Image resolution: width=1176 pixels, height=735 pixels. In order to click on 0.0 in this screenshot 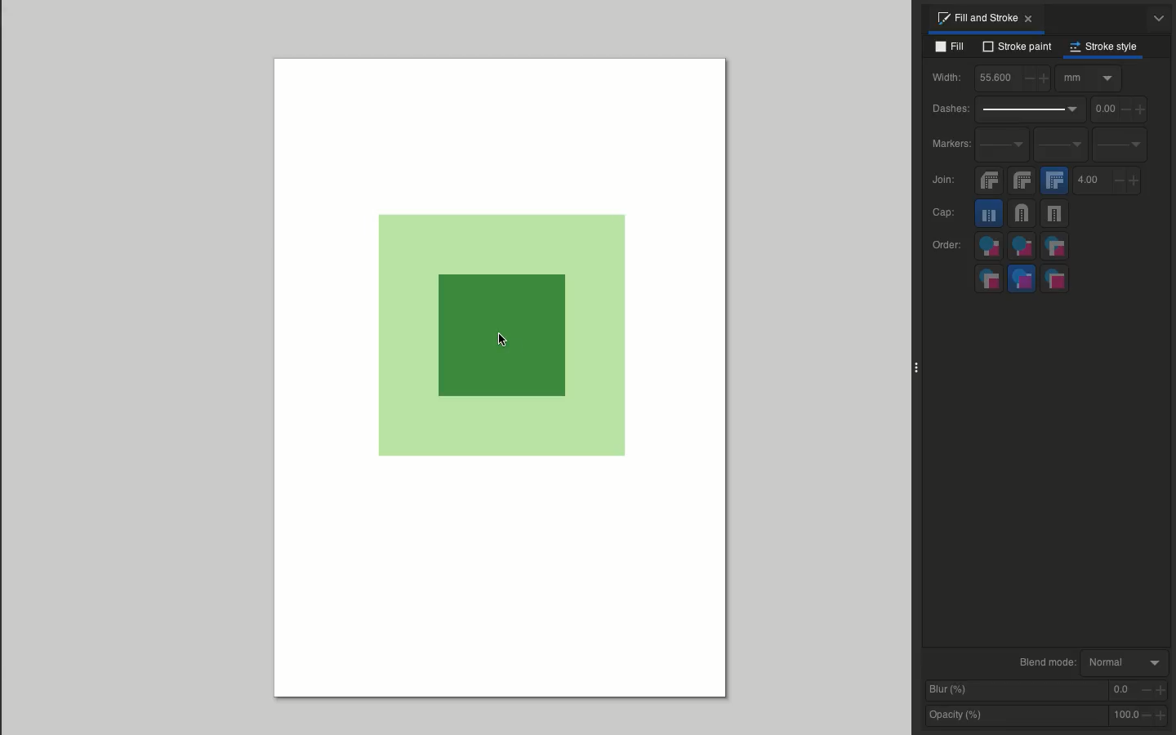, I will do `click(1118, 109)`.